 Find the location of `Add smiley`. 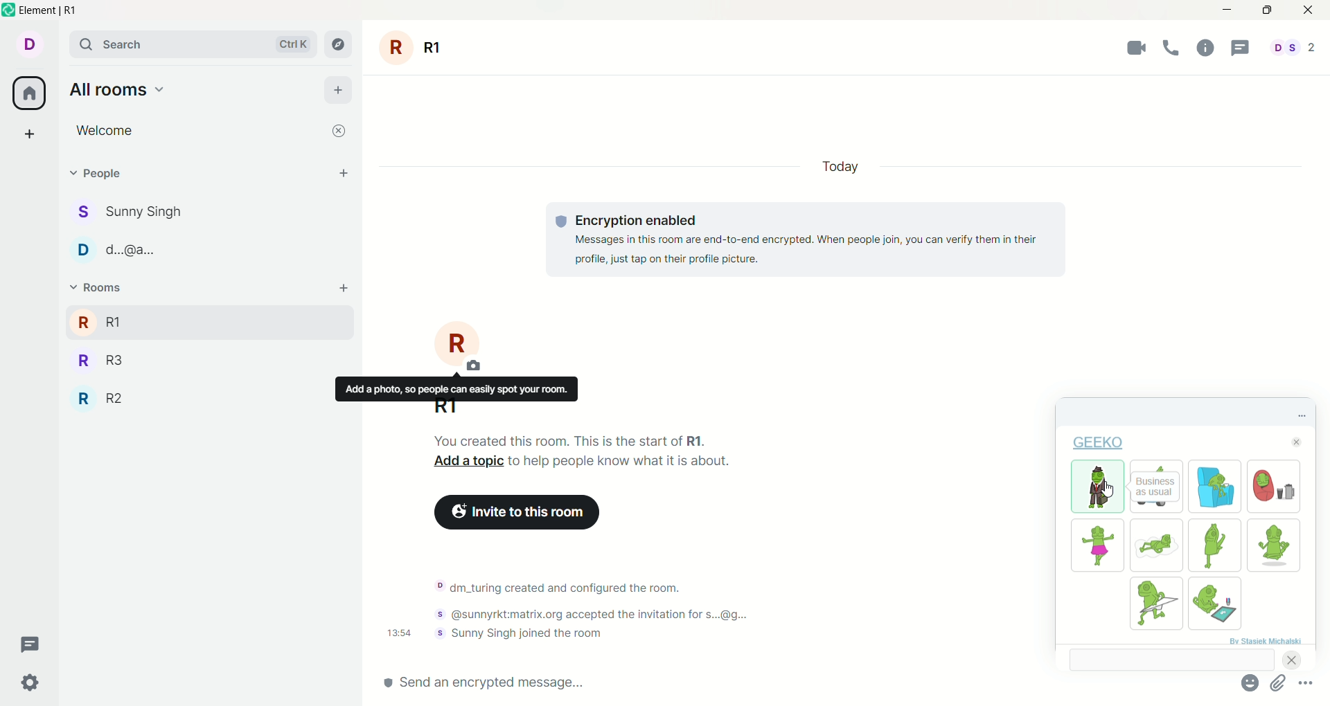

Add smiley is located at coordinates (1250, 682).